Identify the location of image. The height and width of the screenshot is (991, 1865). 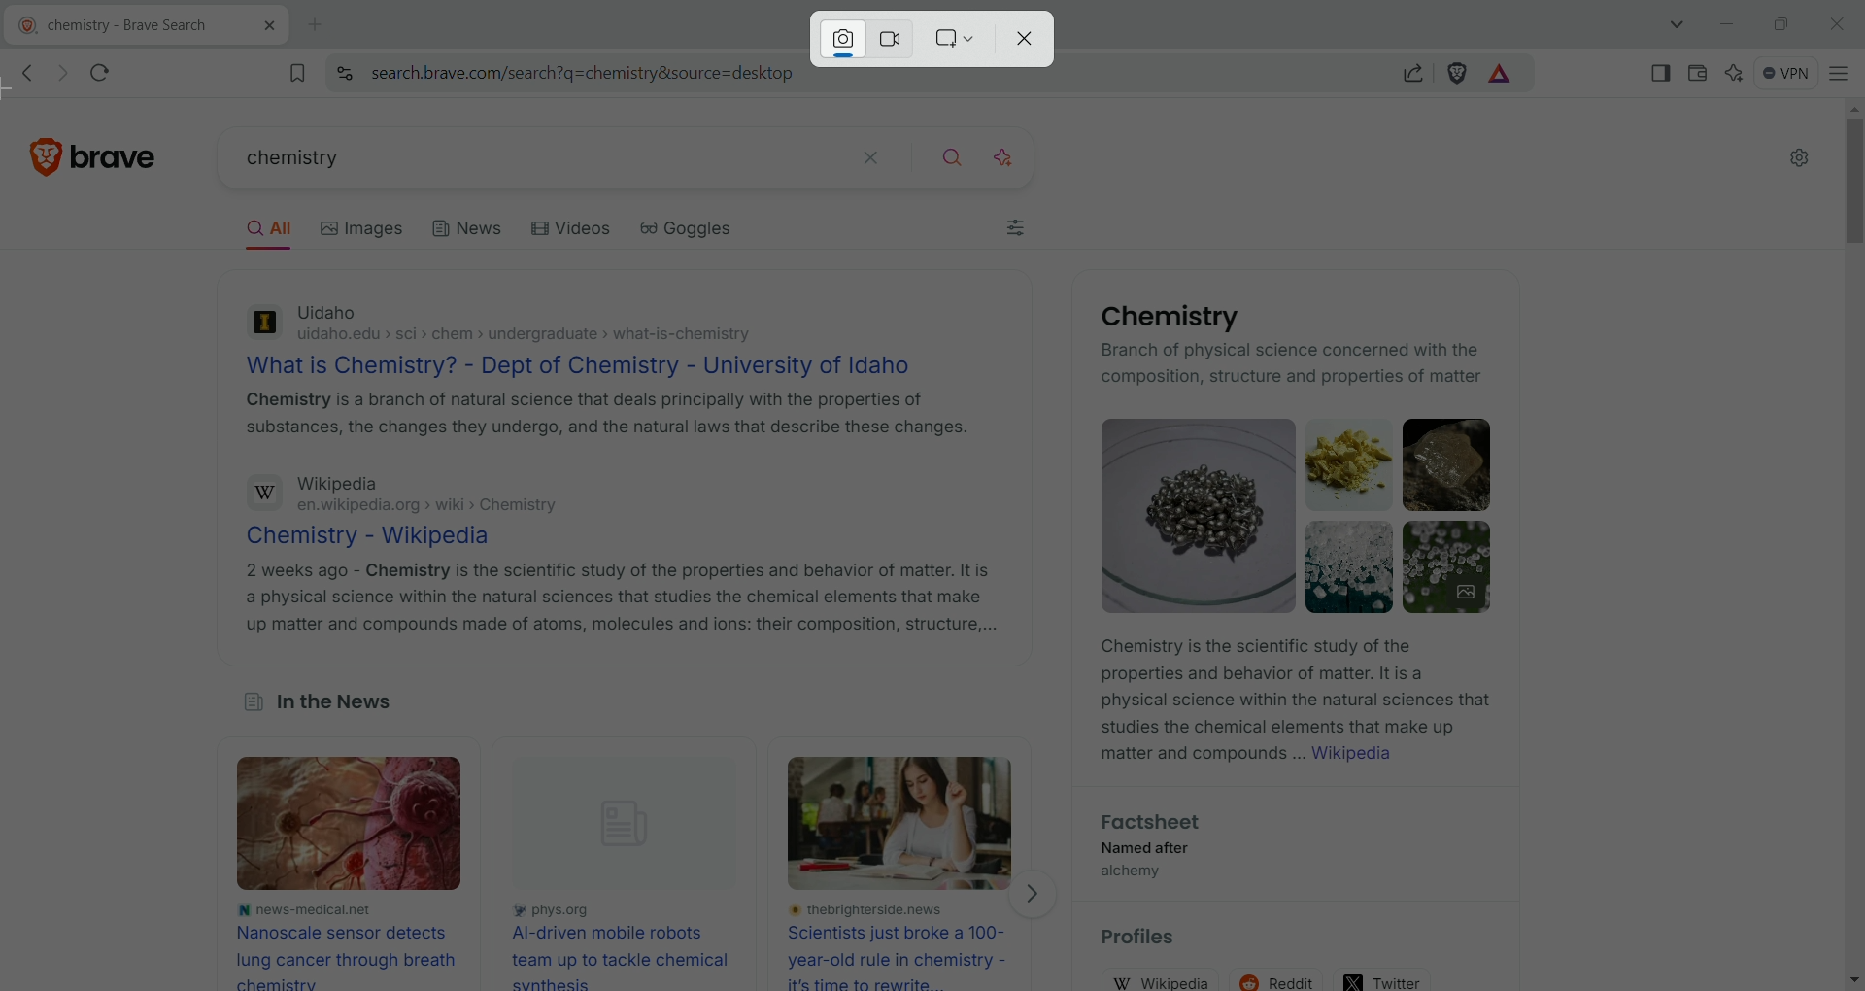
(906, 823).